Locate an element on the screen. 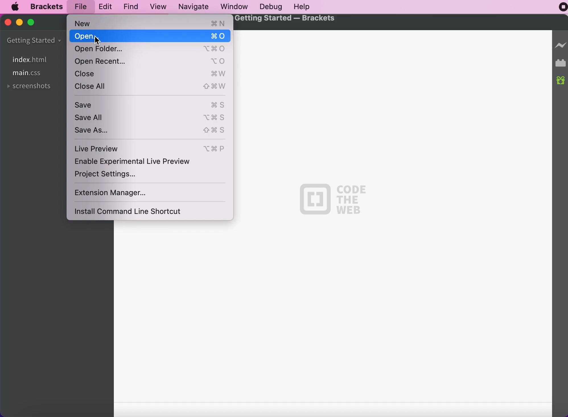  brackets is located at coordinates (48, 6).